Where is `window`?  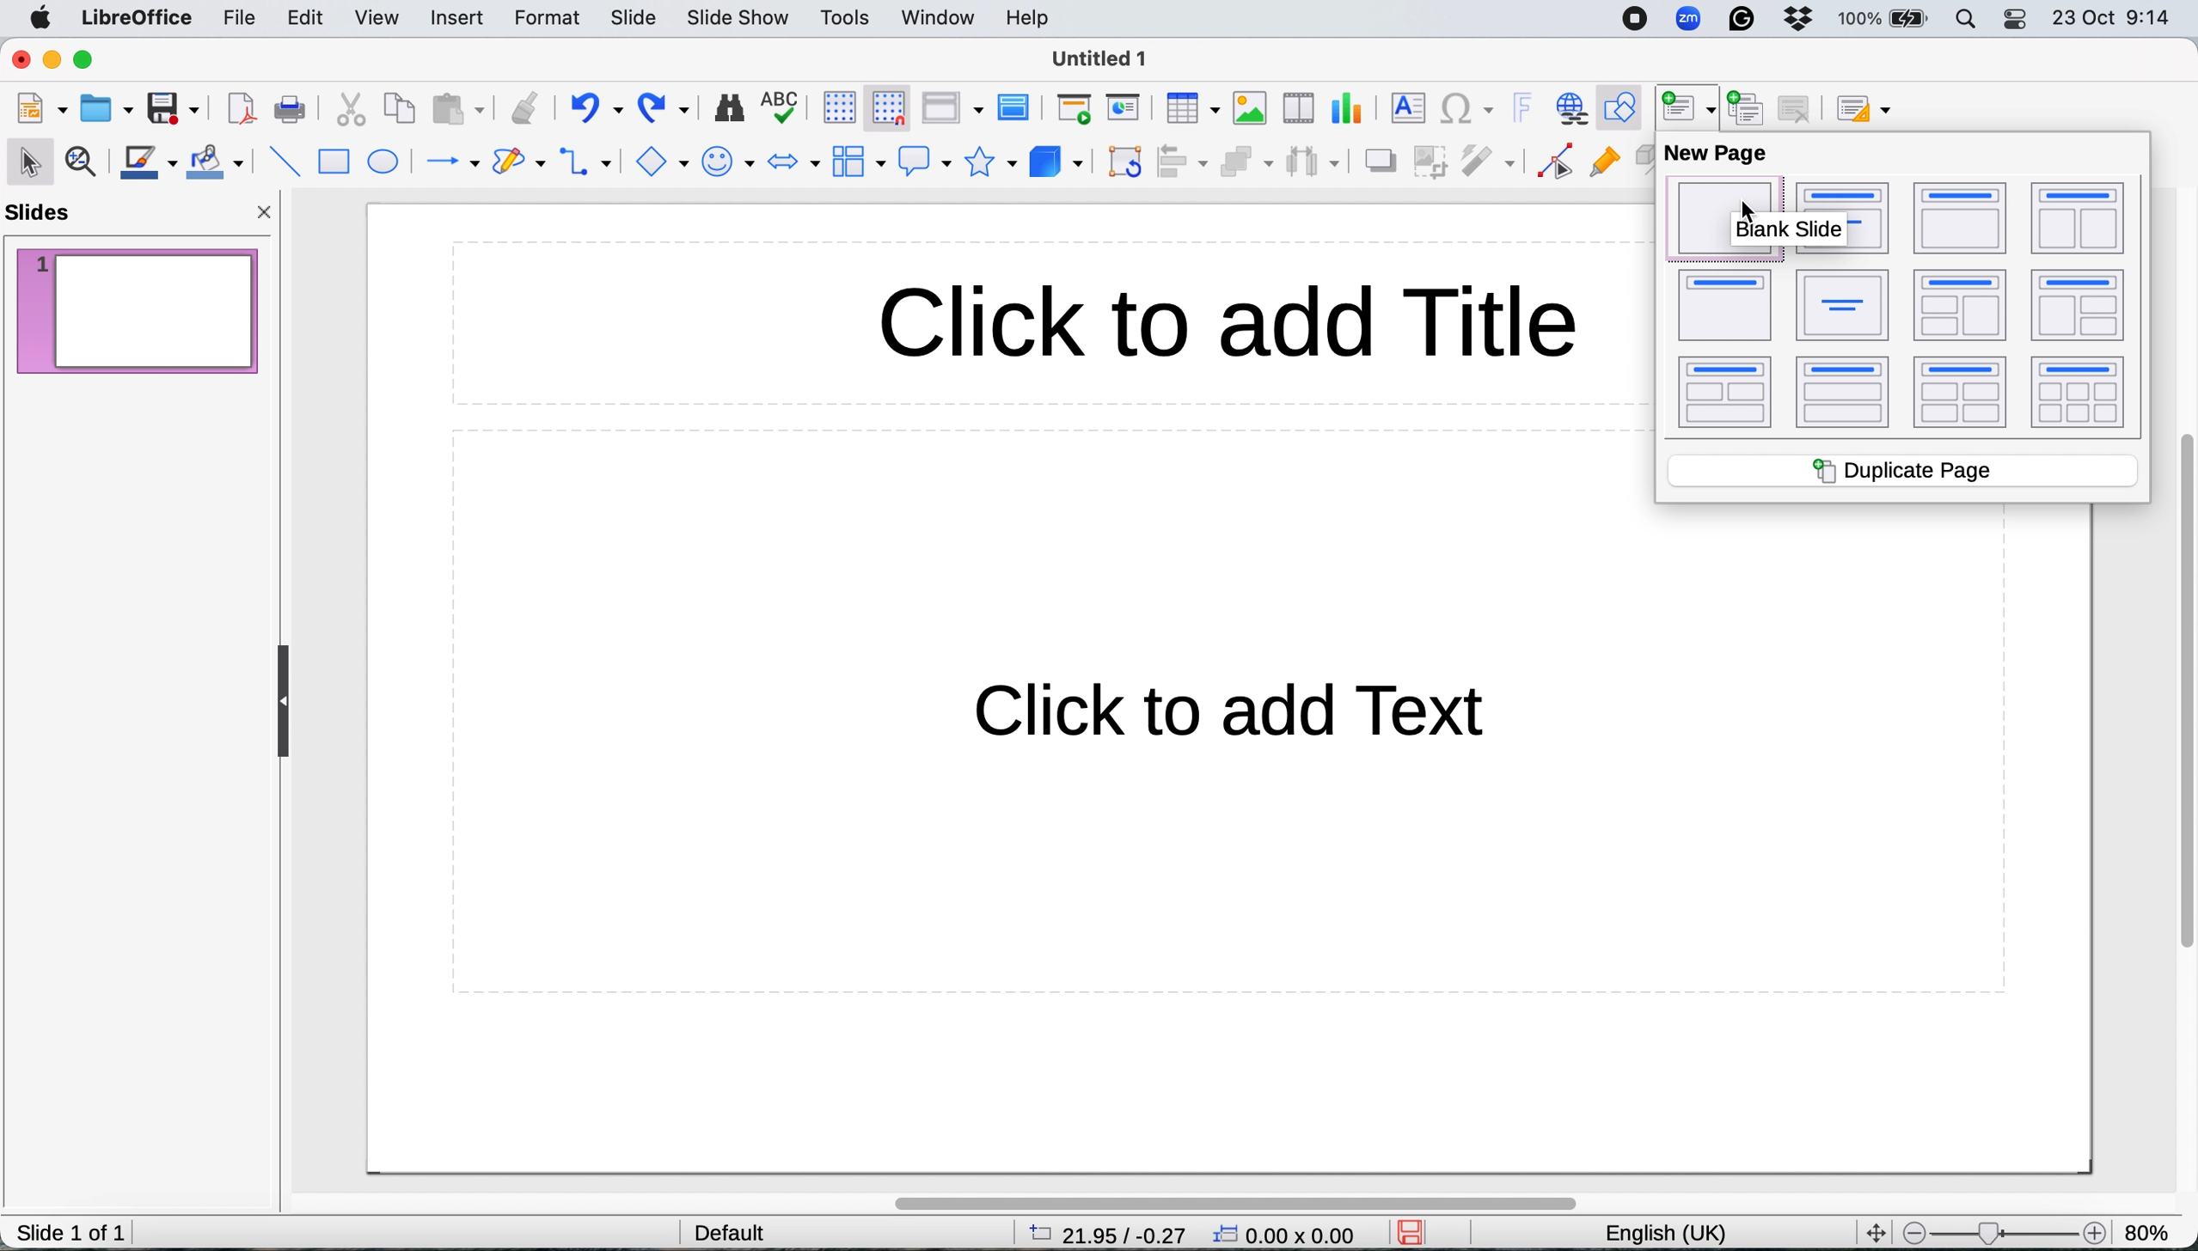 window is located at coordinates (939, 15).